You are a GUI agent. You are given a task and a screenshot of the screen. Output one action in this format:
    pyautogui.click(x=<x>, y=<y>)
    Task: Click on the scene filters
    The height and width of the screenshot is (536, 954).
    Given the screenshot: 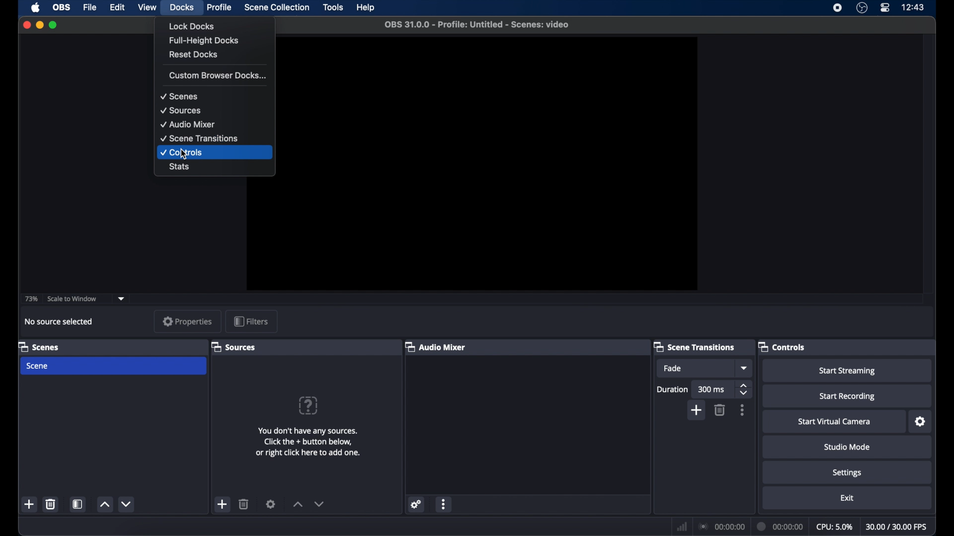 What is the action you would take?
    pyautogui.click(x=78, y=504)
    